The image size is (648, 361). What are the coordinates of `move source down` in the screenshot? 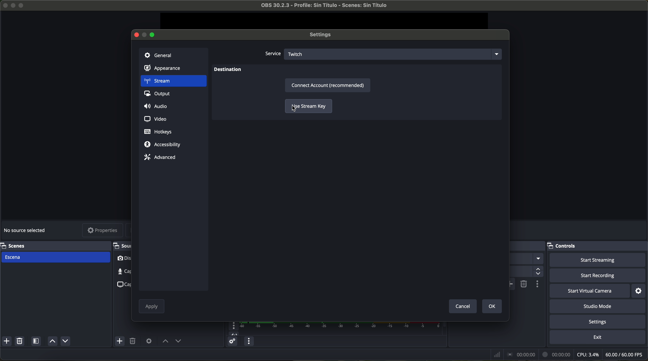 It's located at (65, 341).